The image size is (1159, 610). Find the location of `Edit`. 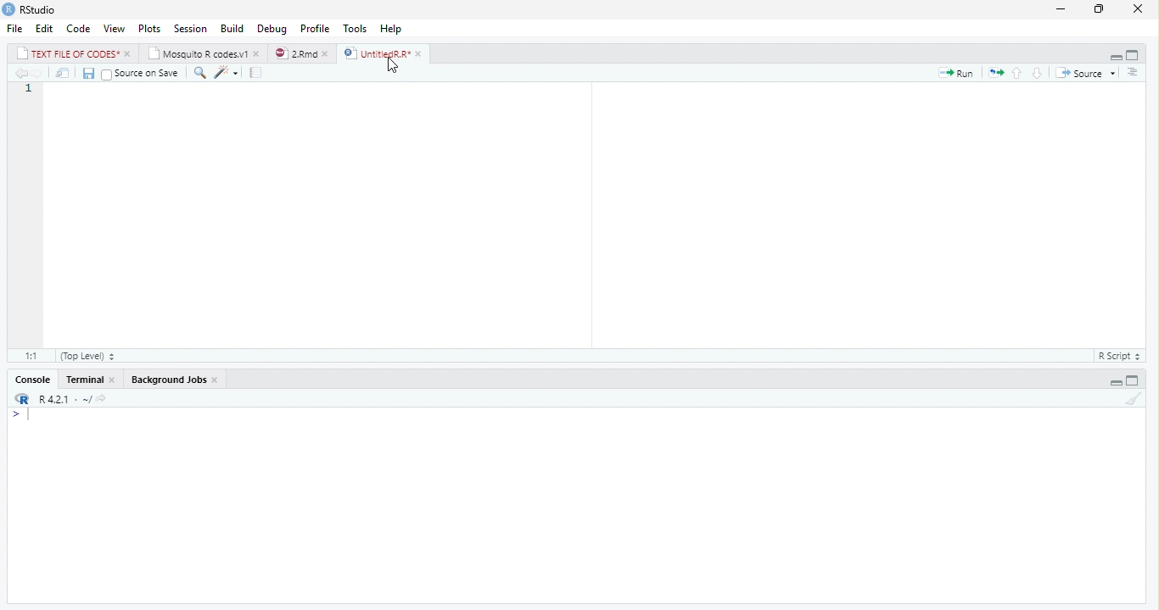

Edit is located at coordinates (45, 28).